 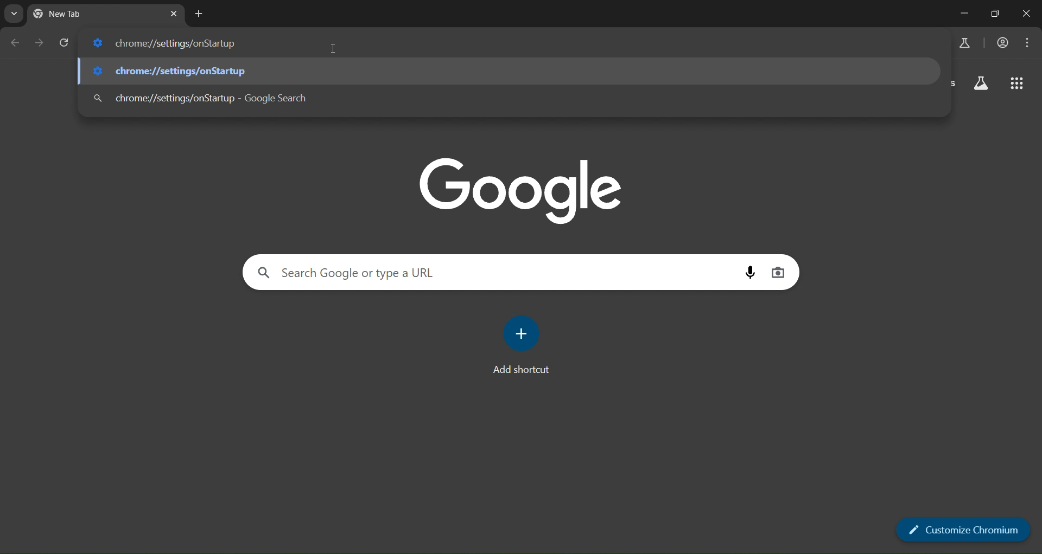 What do you see at coordinates (175, 14) in the screenshot?
I see `close tab` at bounding box center [175, 14].